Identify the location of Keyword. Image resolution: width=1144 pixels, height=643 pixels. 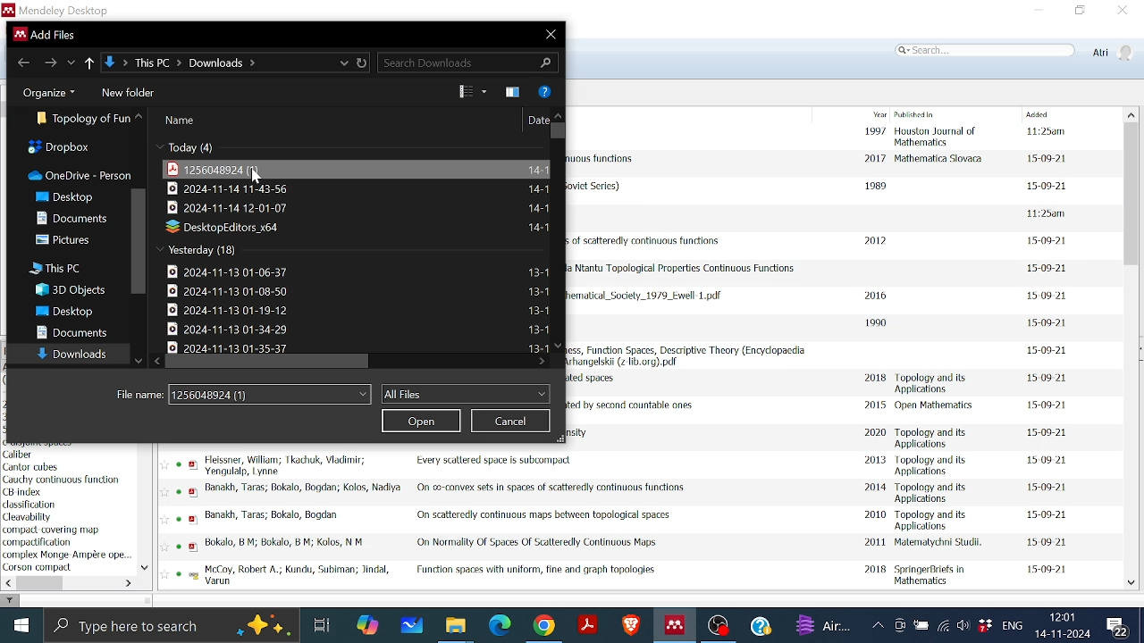
(36, 570).